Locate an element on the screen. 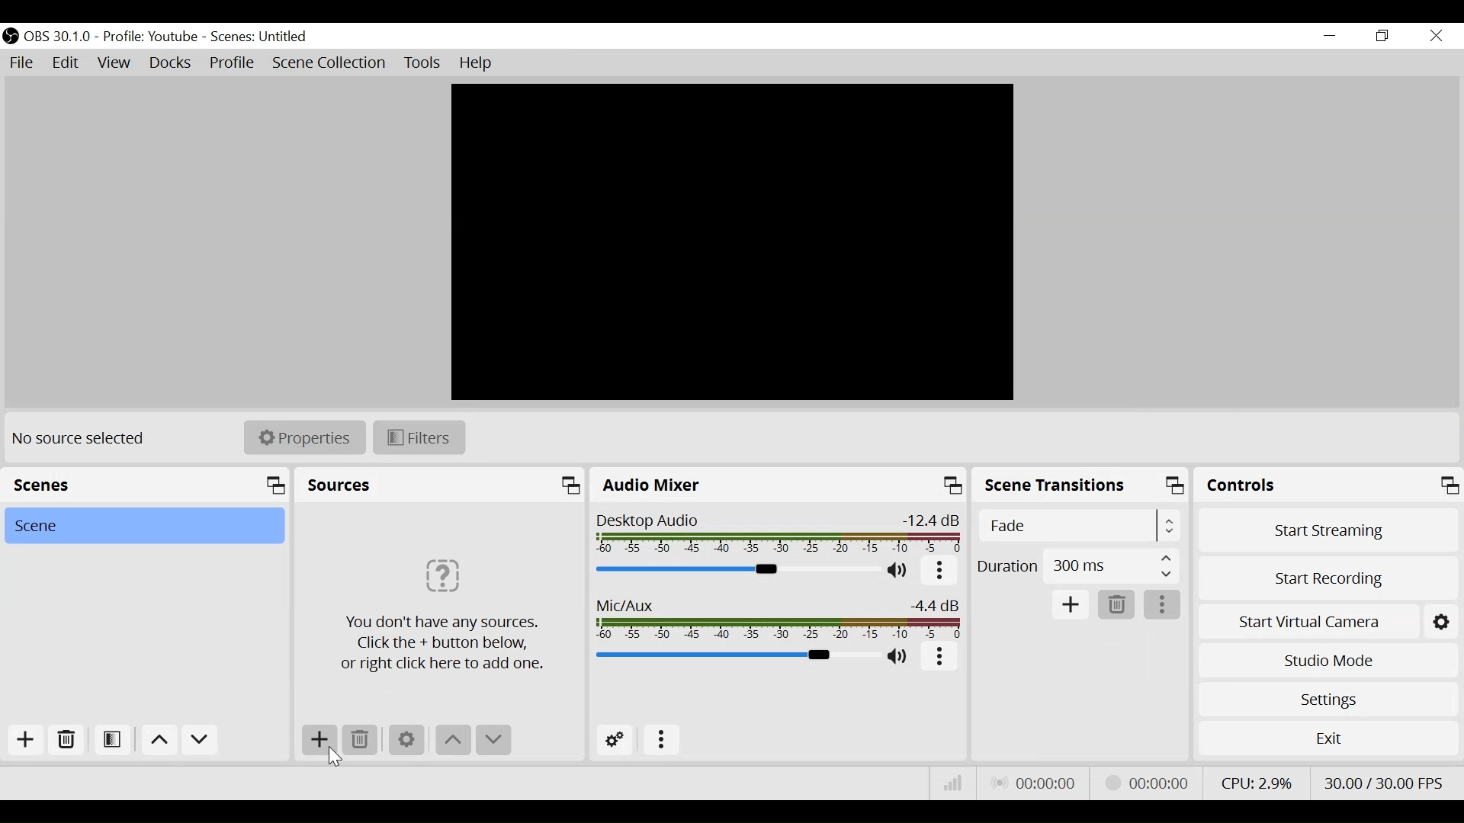  more options is located at coordinates (941, 572).